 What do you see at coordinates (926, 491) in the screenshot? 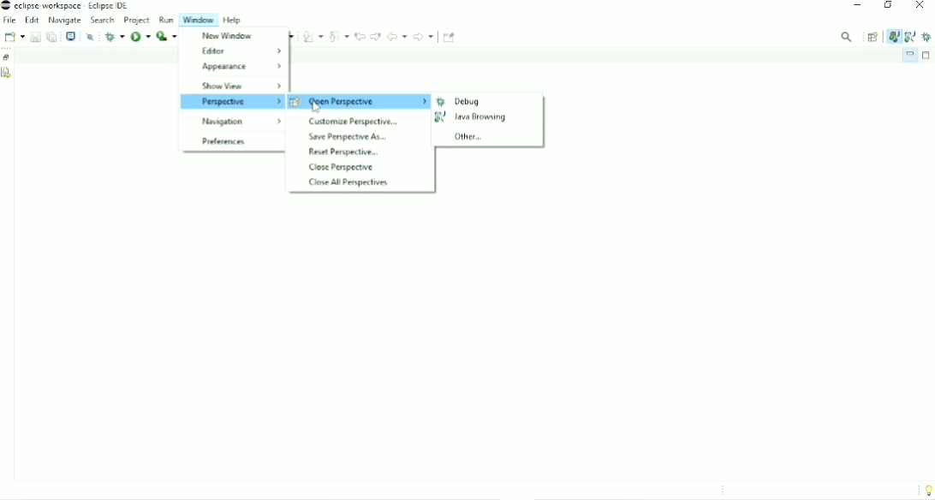
I see `Tip` at bounding box center [926, 491].